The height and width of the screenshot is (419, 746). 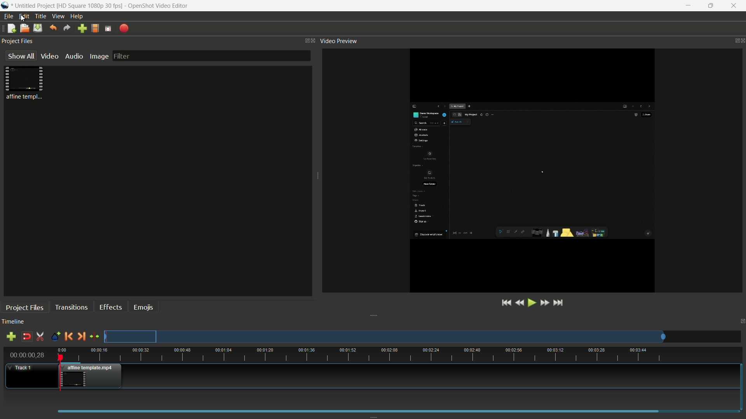 What do you see at coordinates (735, 6) in the screenshot?
I see `close app` at bounding box center [735, 6].